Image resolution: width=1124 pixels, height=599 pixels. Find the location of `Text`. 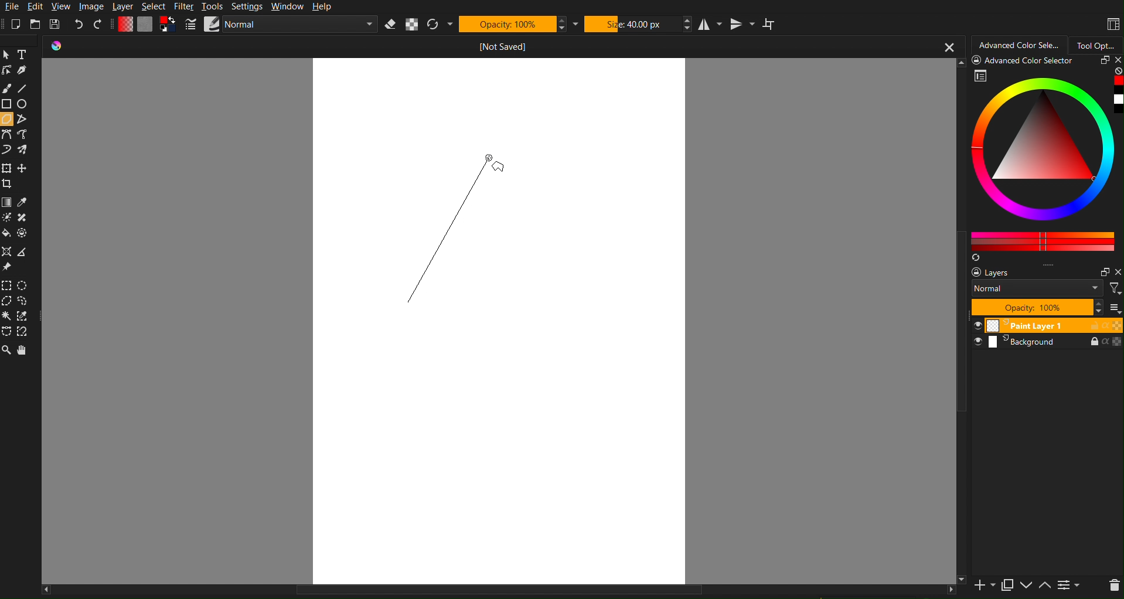

Text is located at coordinates (23, 55).